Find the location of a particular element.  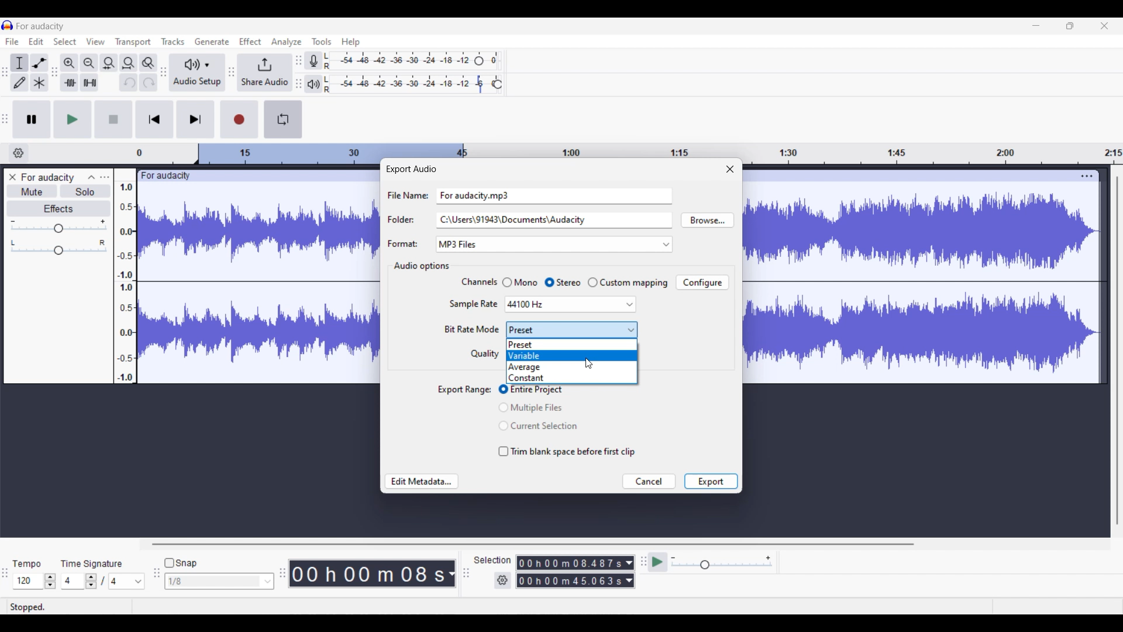

Indicates time signature settings is located at coordinates (92, 564).